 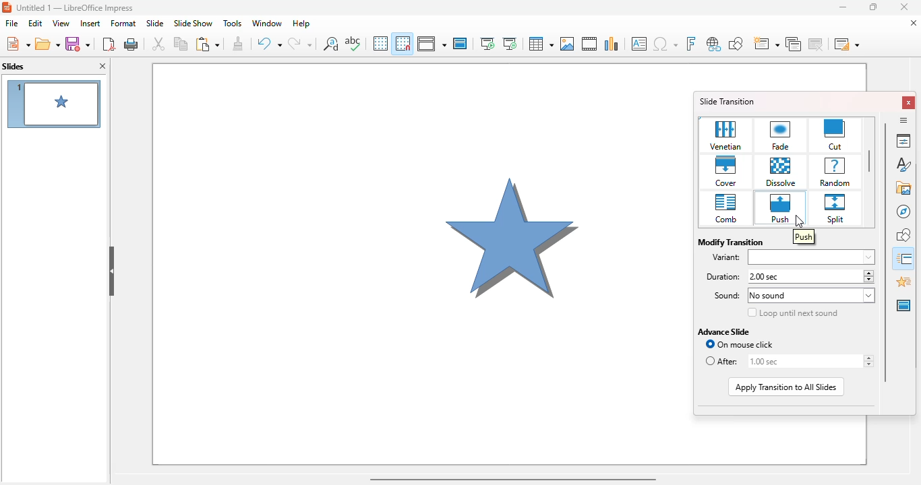 I want to click on after, so click(x=722, y=362).